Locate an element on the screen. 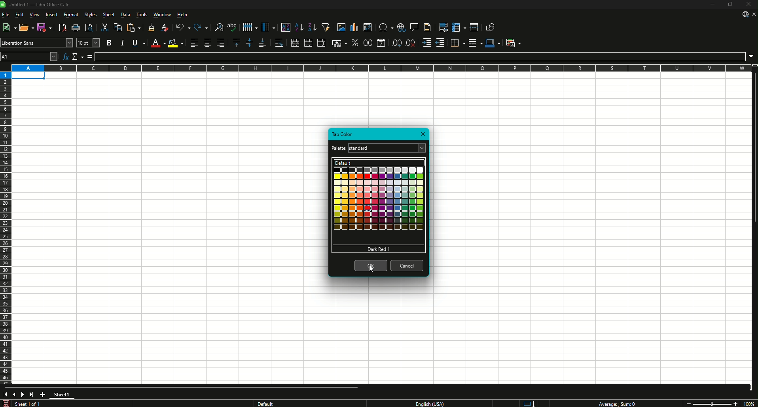 The image size is (758, 407). Format as Currency is located at coordinates (339, 43).